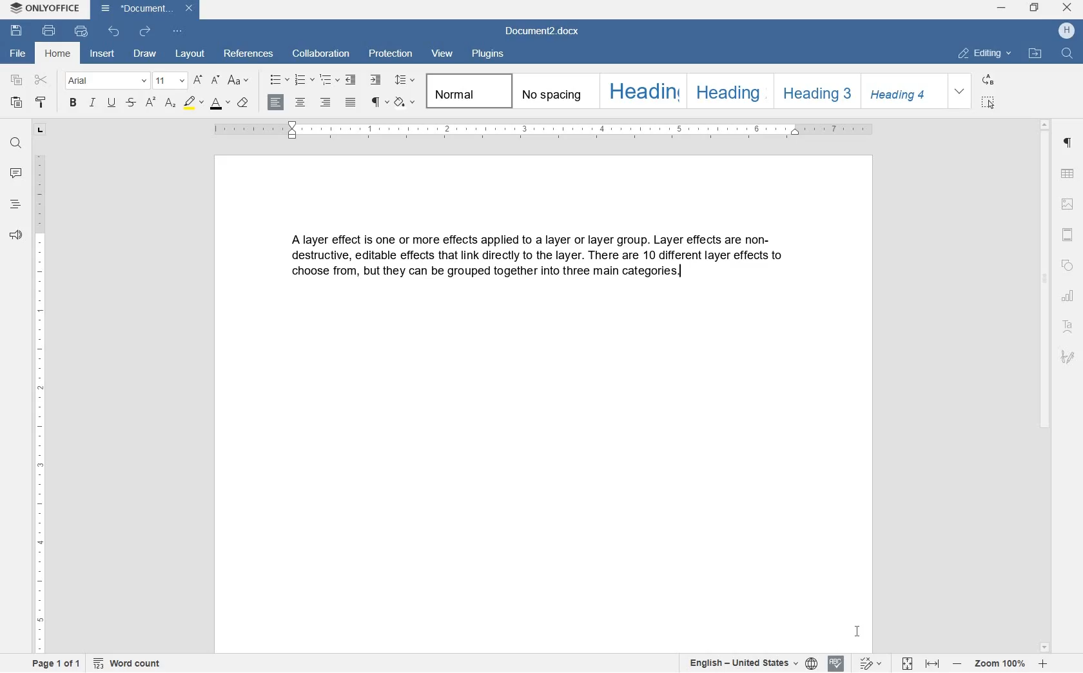 This screenshot has width=1083, height=673. Describe the element at coordinates (1068, 54) in the screenshot. I see `find` at that location.